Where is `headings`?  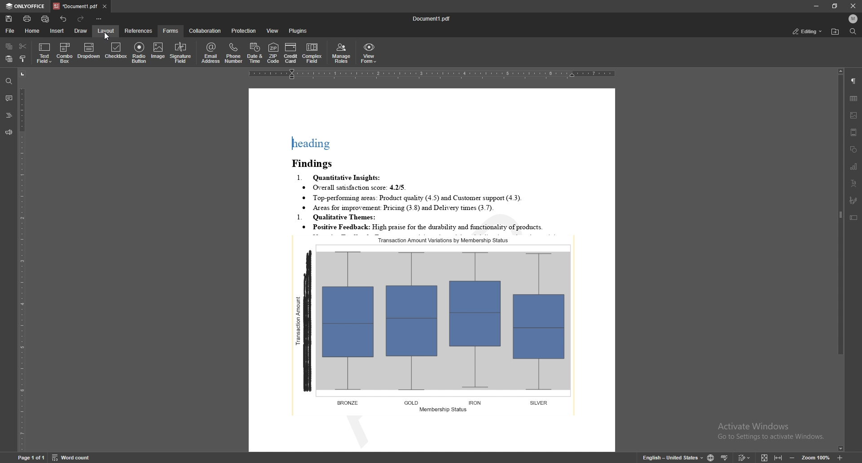 headings is located at coordinates (9, 115).